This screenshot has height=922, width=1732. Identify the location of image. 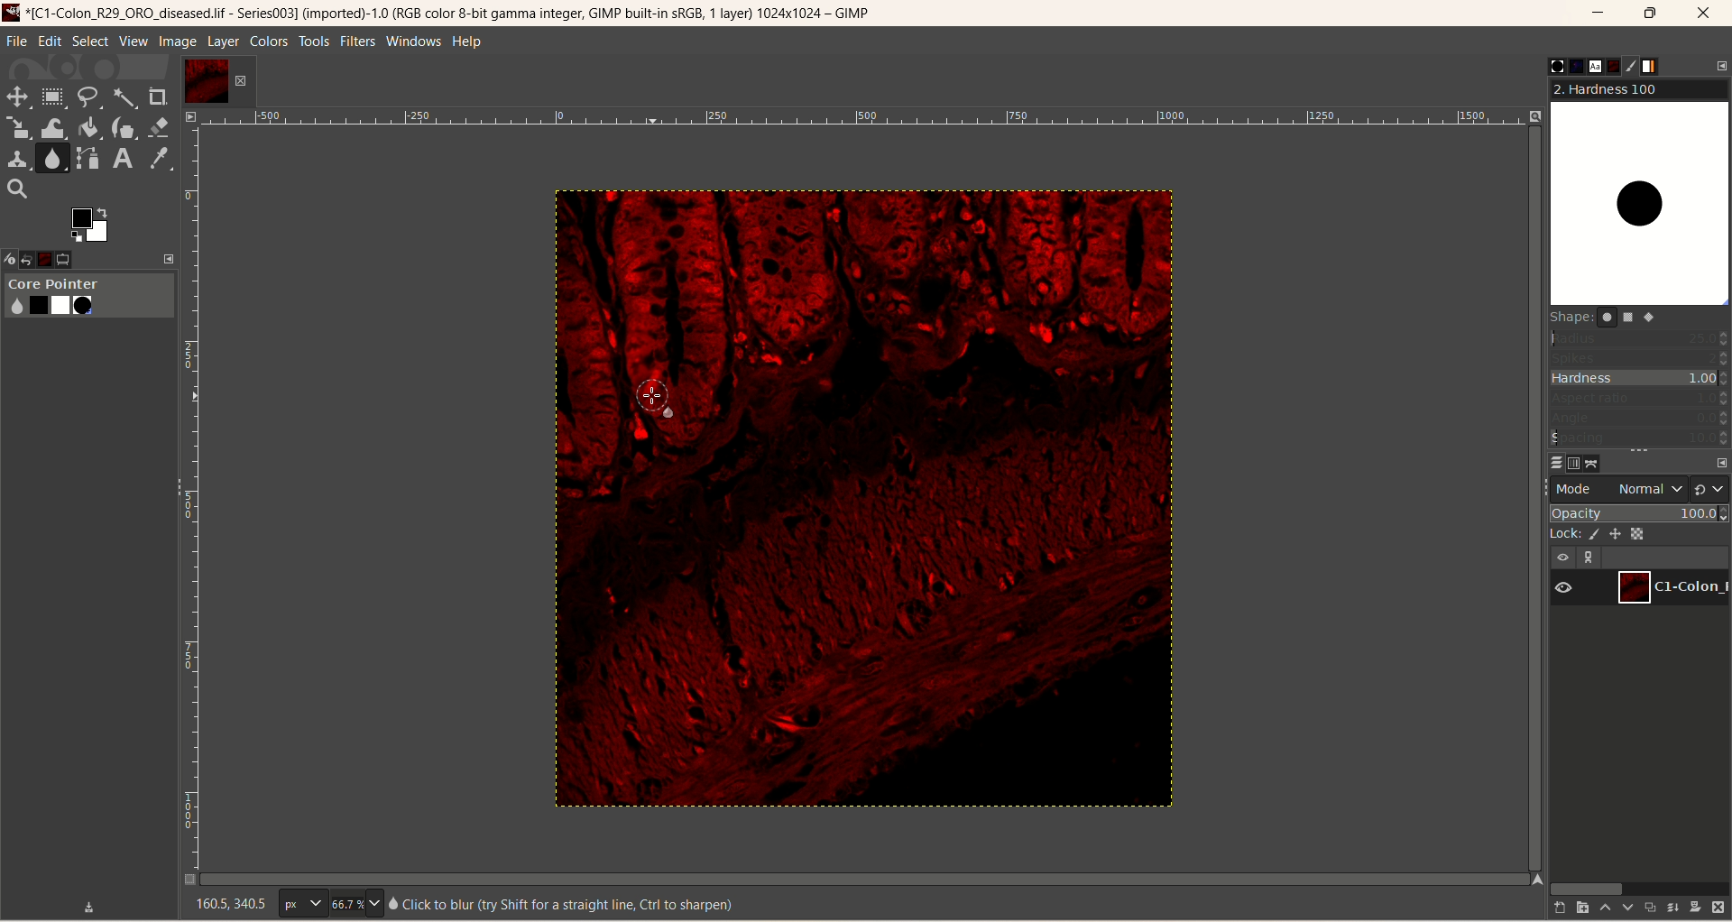
(864, 499).